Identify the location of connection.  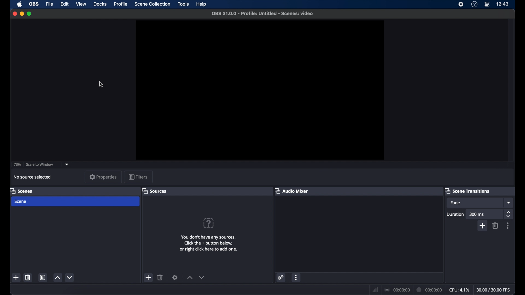
(398, 290).